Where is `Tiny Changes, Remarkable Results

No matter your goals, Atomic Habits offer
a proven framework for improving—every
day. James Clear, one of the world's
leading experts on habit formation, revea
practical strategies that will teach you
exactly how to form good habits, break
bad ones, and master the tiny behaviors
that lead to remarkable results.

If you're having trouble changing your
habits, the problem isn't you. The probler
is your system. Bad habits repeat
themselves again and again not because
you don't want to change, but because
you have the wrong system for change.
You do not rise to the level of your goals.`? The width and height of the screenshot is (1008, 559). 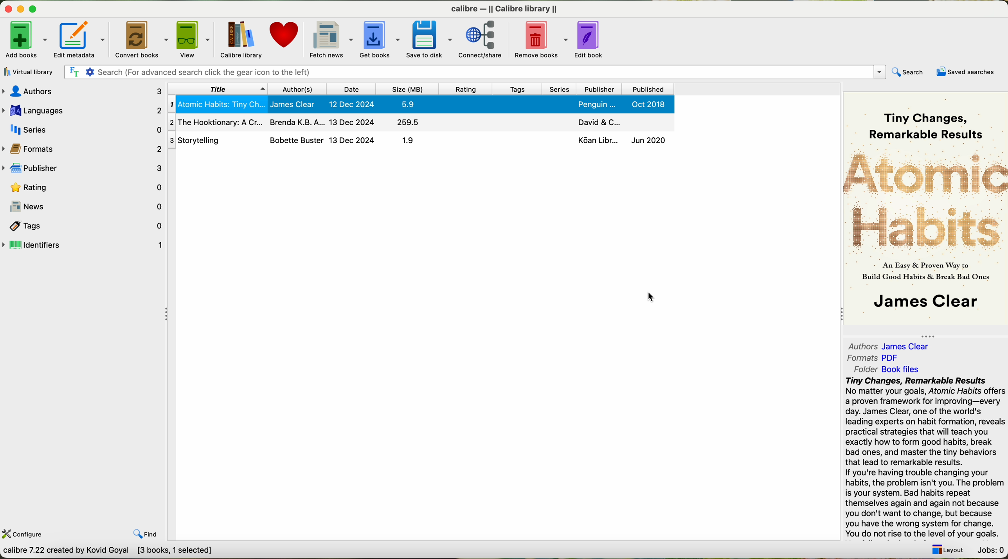
Tiny Changes, Remarkable Results

No matter your goals, Atomic Habits offer
a proven framework for improving—every
day. James Clear, one of the world's
leading experts on habit formation, revea
practical strategies that will teach you
exactly how to form good habits, break
bad ones, and master the tiny behaviors
that lead to remarkable results.

If you're having trouble changing your
habits, the problem isn't you. The probler
is your system. Bad habits repeat
themselves again and again not because
you don't want to change, but because
you have the wrong system for change.
You do not rise to the level of your goals. is located at coordinates (924, 458).